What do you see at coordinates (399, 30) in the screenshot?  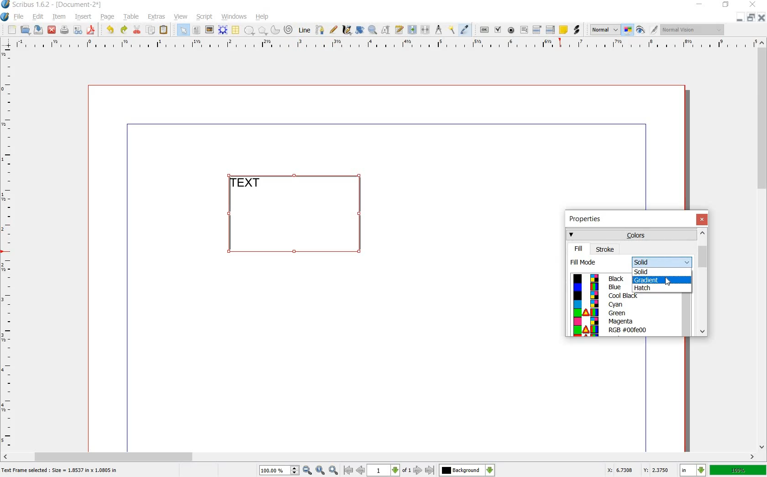 I see `edit text with story editor` at bounding box center [399, 30].